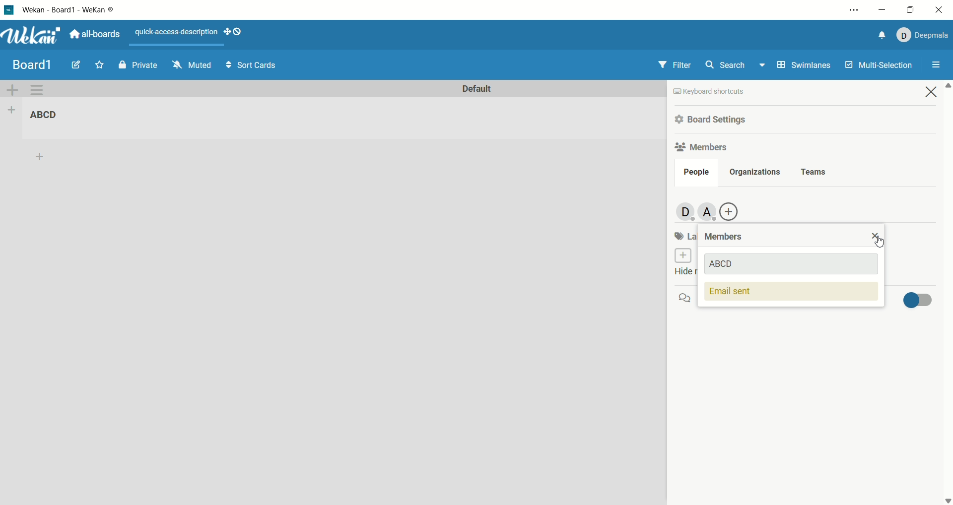  What do you see at coordinates (877, 67) in the screenshot?
I see `multi-function` at bounding box center [877, 67].